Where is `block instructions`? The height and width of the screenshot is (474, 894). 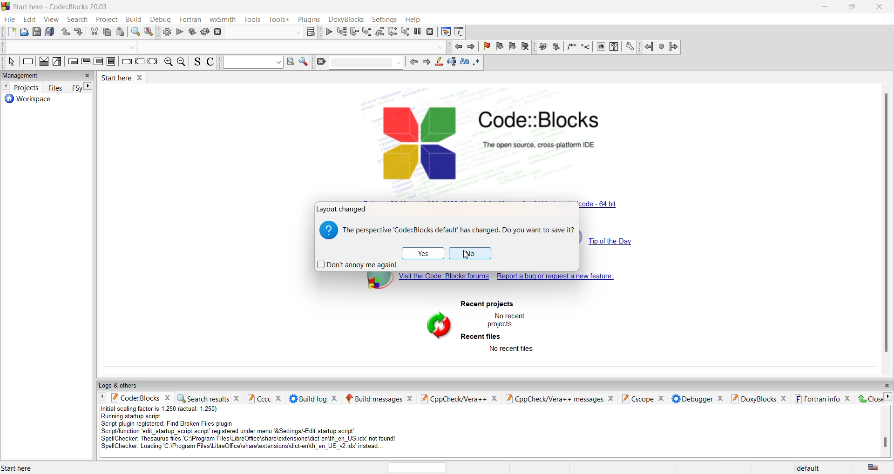 block instructions is located at coordinates (112, 62).